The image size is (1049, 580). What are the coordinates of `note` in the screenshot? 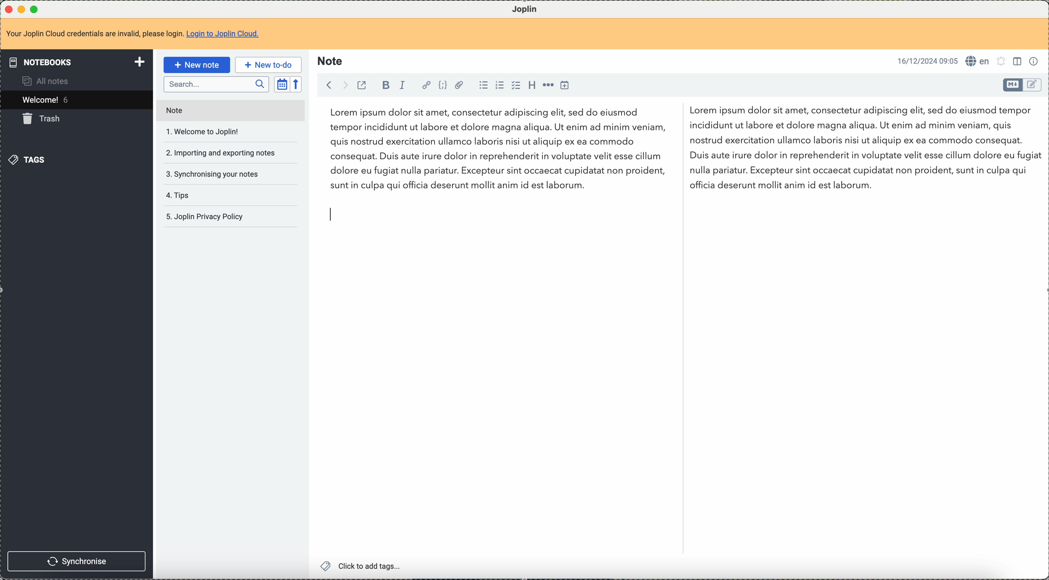 It's located at (331, 62).